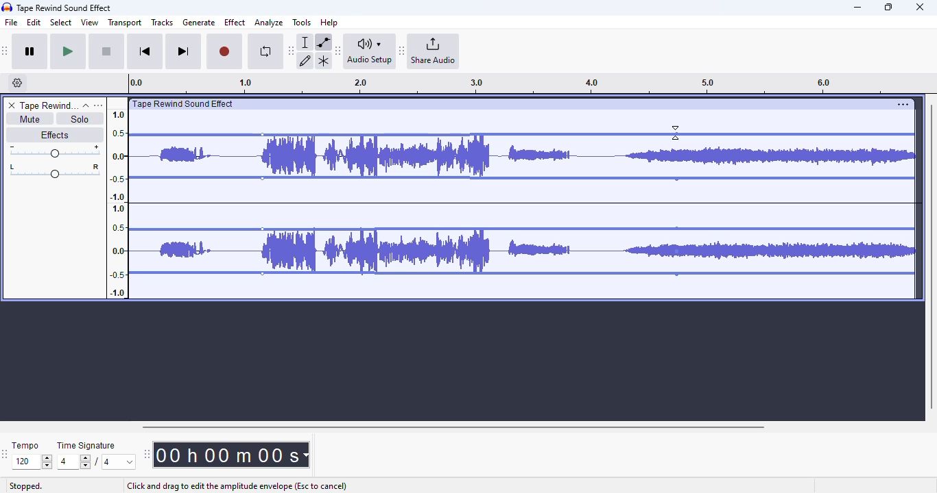  What do you see at coordinates (920, 7) in the screenshot?
I see `close` at bounding box center [920, 7].